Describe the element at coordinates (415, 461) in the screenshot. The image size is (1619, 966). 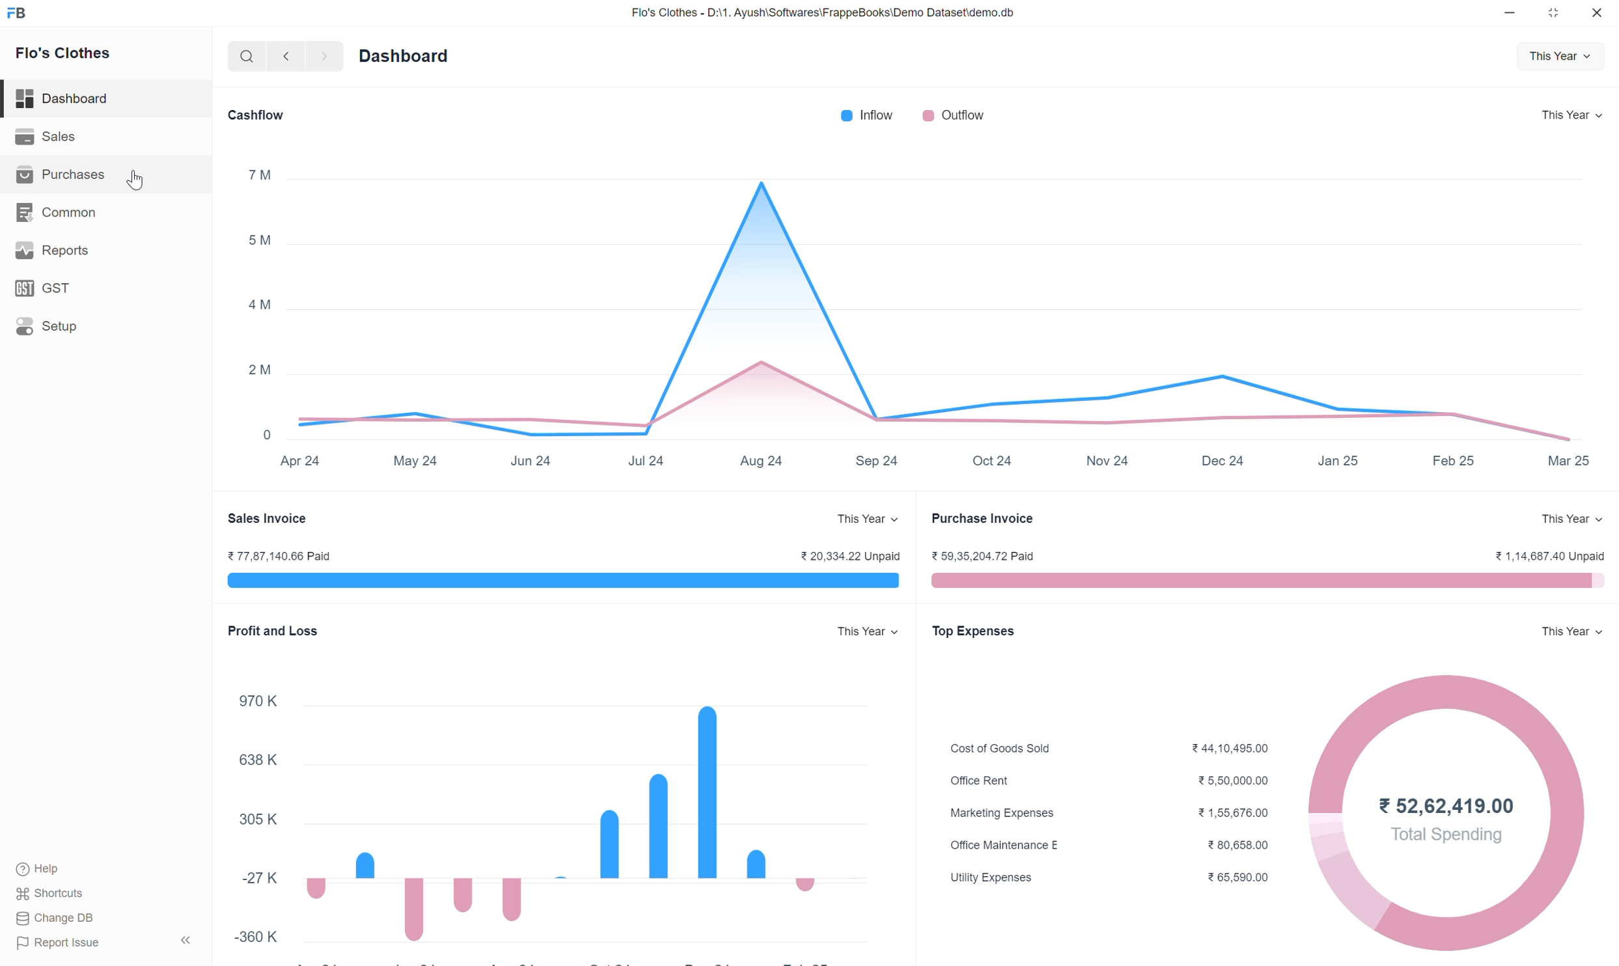
I see `May 24` at that location.